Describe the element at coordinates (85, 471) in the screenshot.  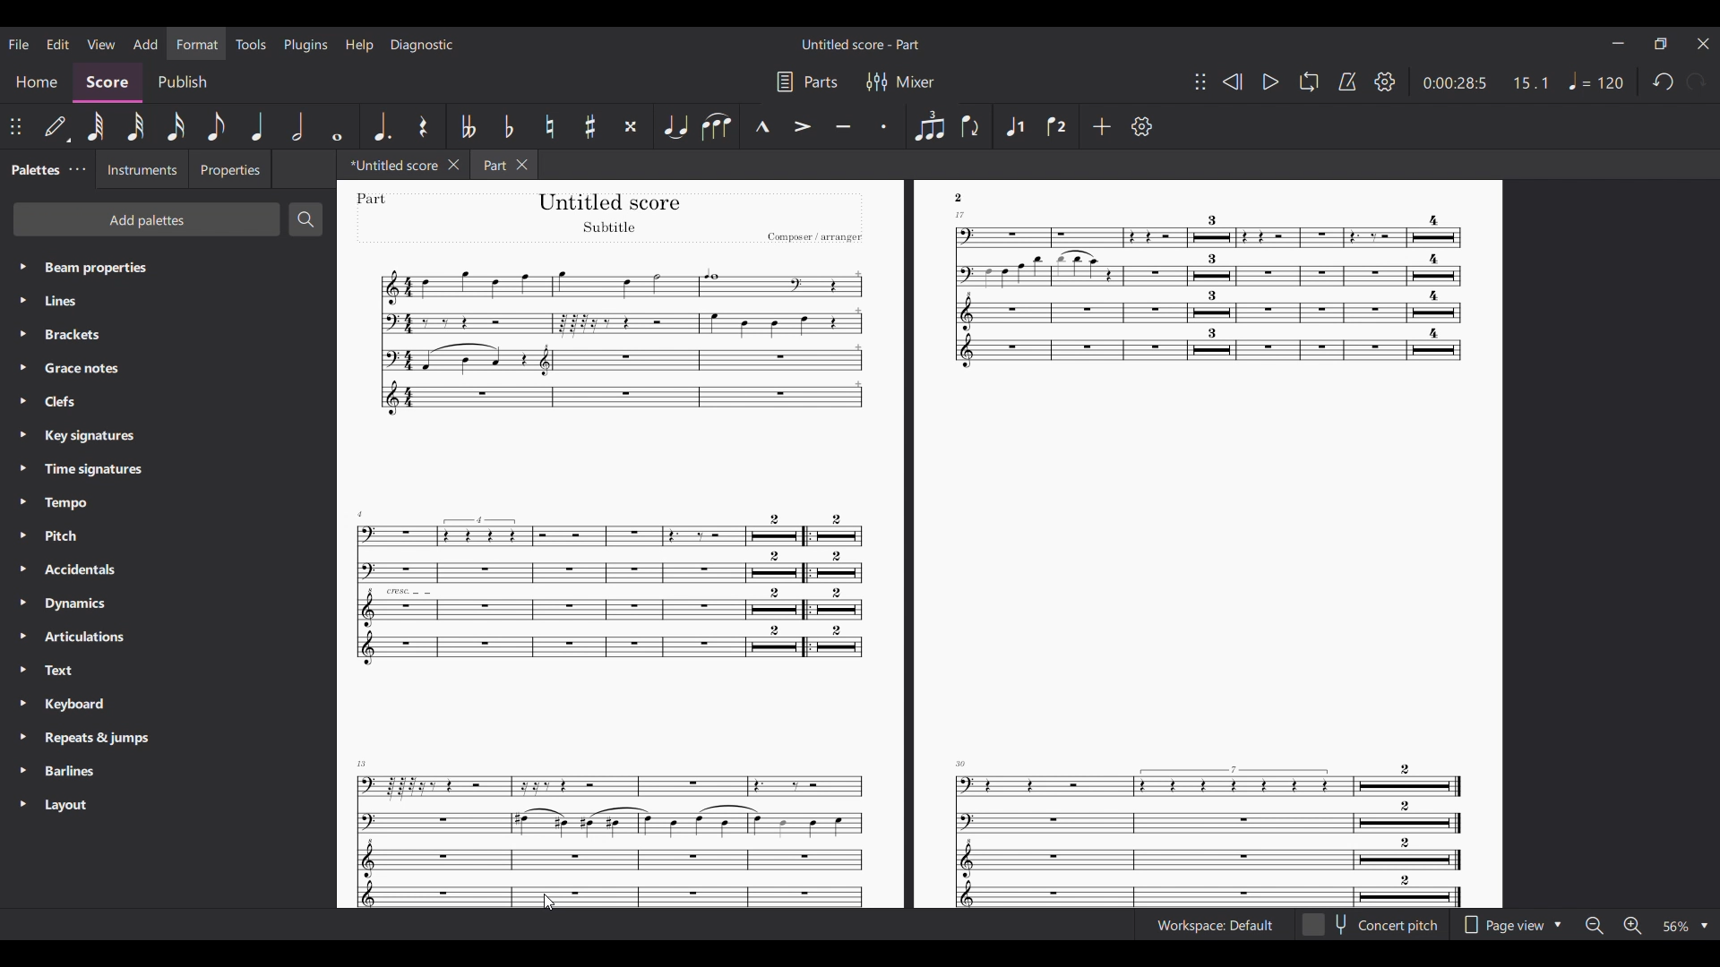
I see `Time signatures` at that location.